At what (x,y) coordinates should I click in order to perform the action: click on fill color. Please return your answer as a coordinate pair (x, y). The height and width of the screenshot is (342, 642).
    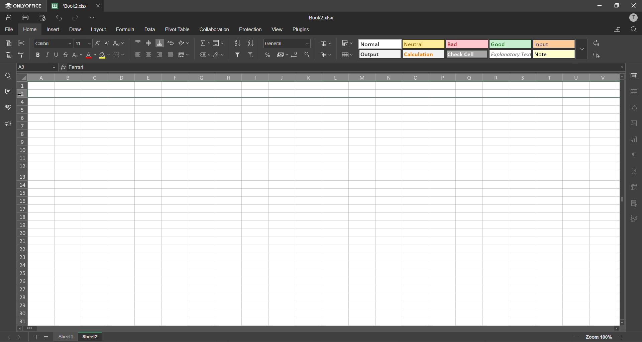
    Looking at the image, I should click on (104, 56).